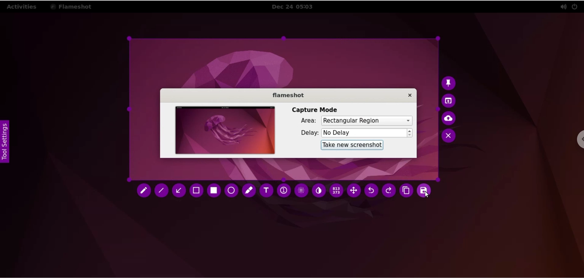 This screenshot has width=584, height=278. I want to click on cursor, so click(429, 196).